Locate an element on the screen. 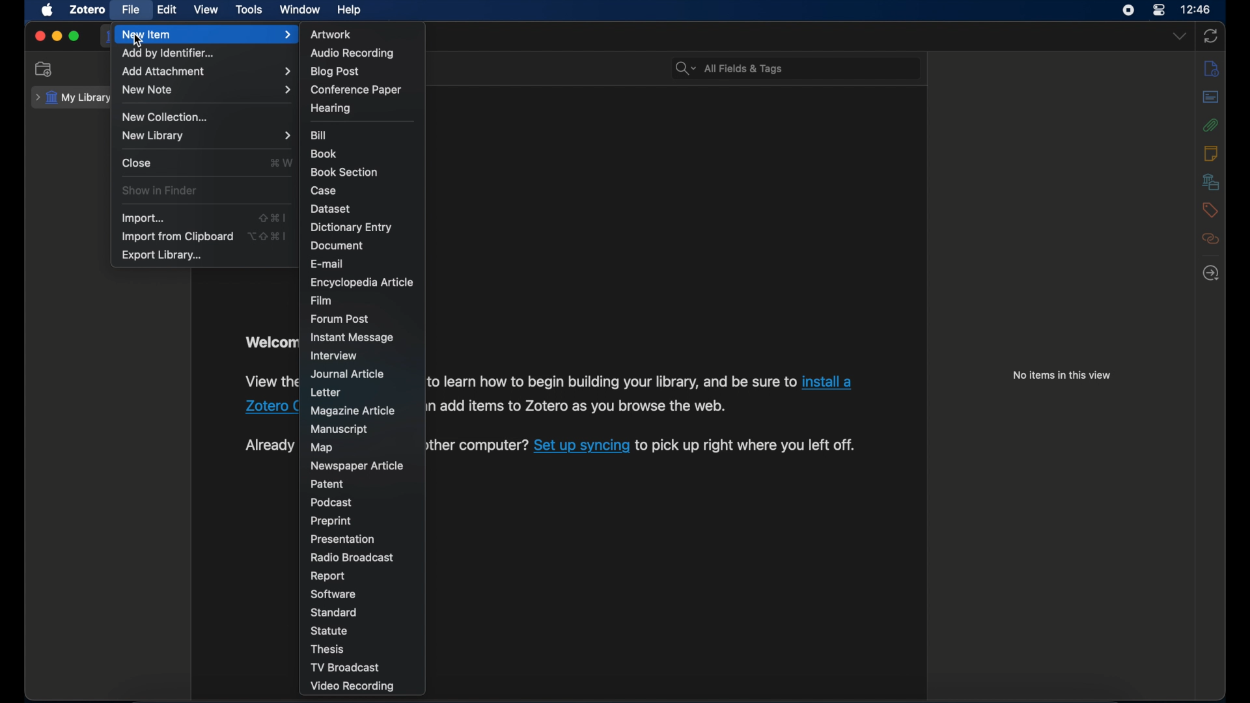  add item by identifier is located at coordinates (168, 54).